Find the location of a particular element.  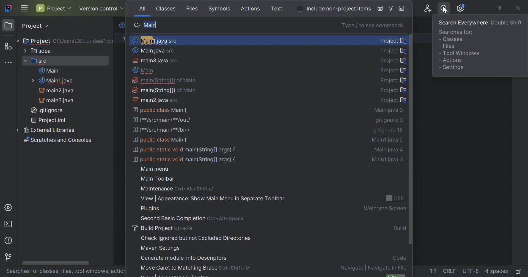

.gitignore is located at coordinates (46, 110).